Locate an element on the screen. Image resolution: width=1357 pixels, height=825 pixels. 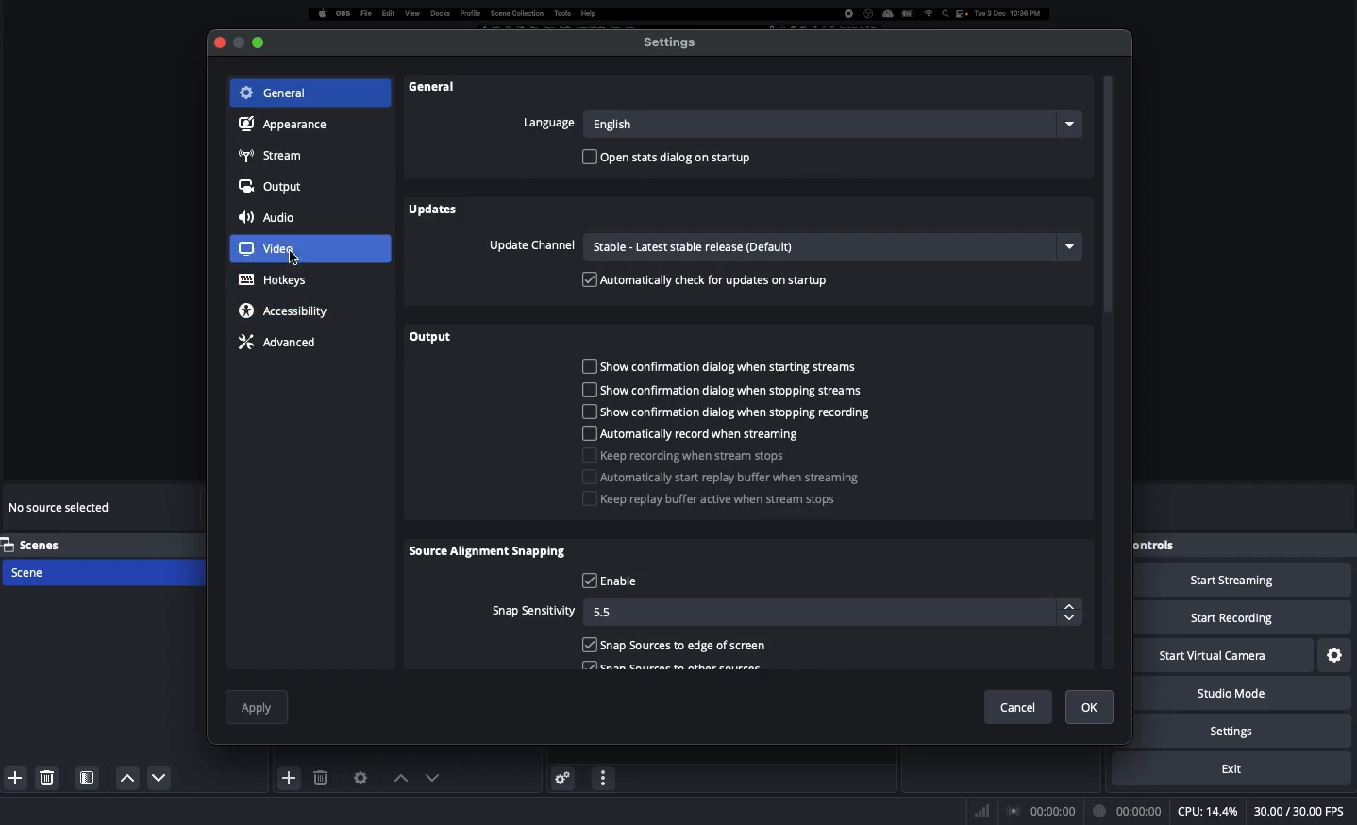
Accessibility  is located at coordinates (289, 311).